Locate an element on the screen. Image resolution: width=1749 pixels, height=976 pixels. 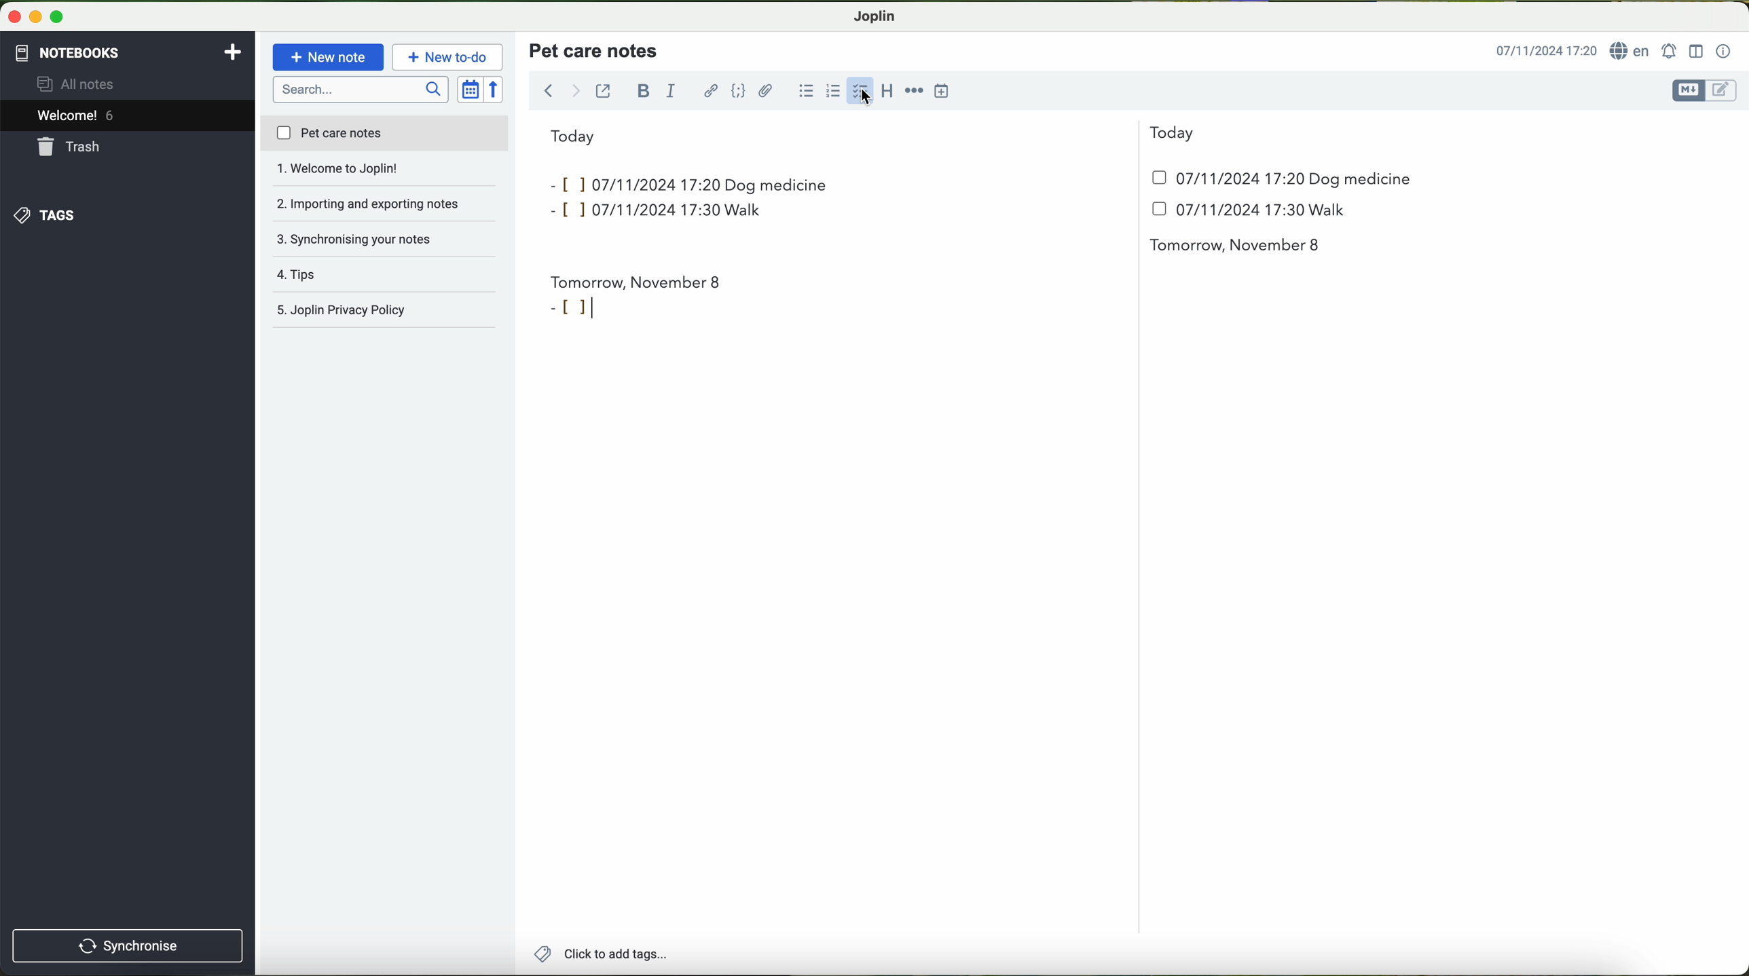
all notes is located at coordinates (79, 85).